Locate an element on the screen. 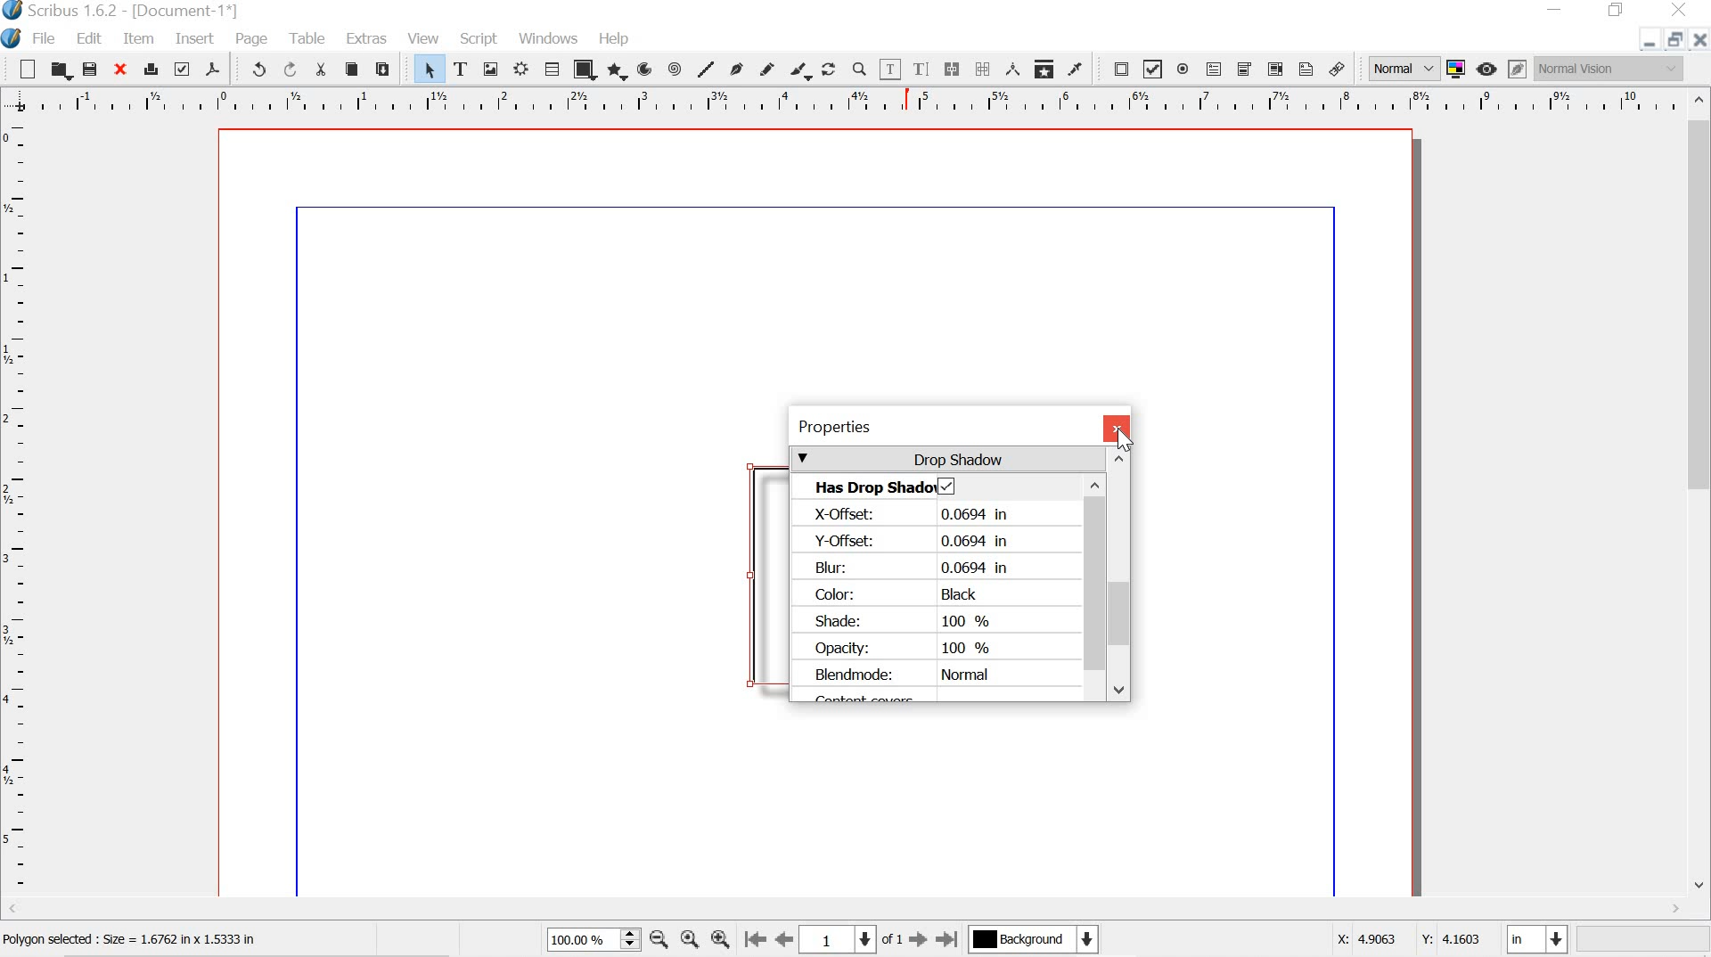  render frame is located at coordinates (523, 70).